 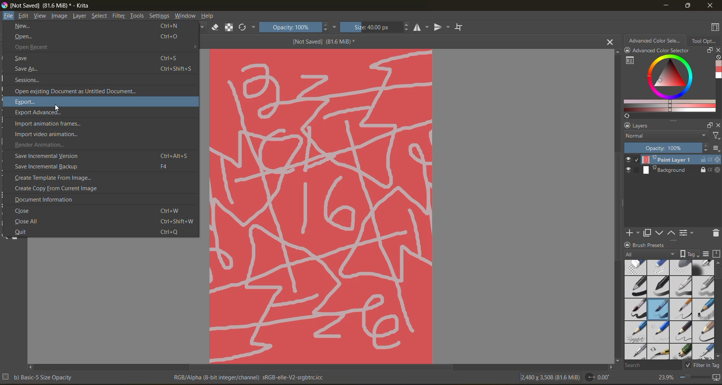 I want to click on layer, so click(x=673, y=160).